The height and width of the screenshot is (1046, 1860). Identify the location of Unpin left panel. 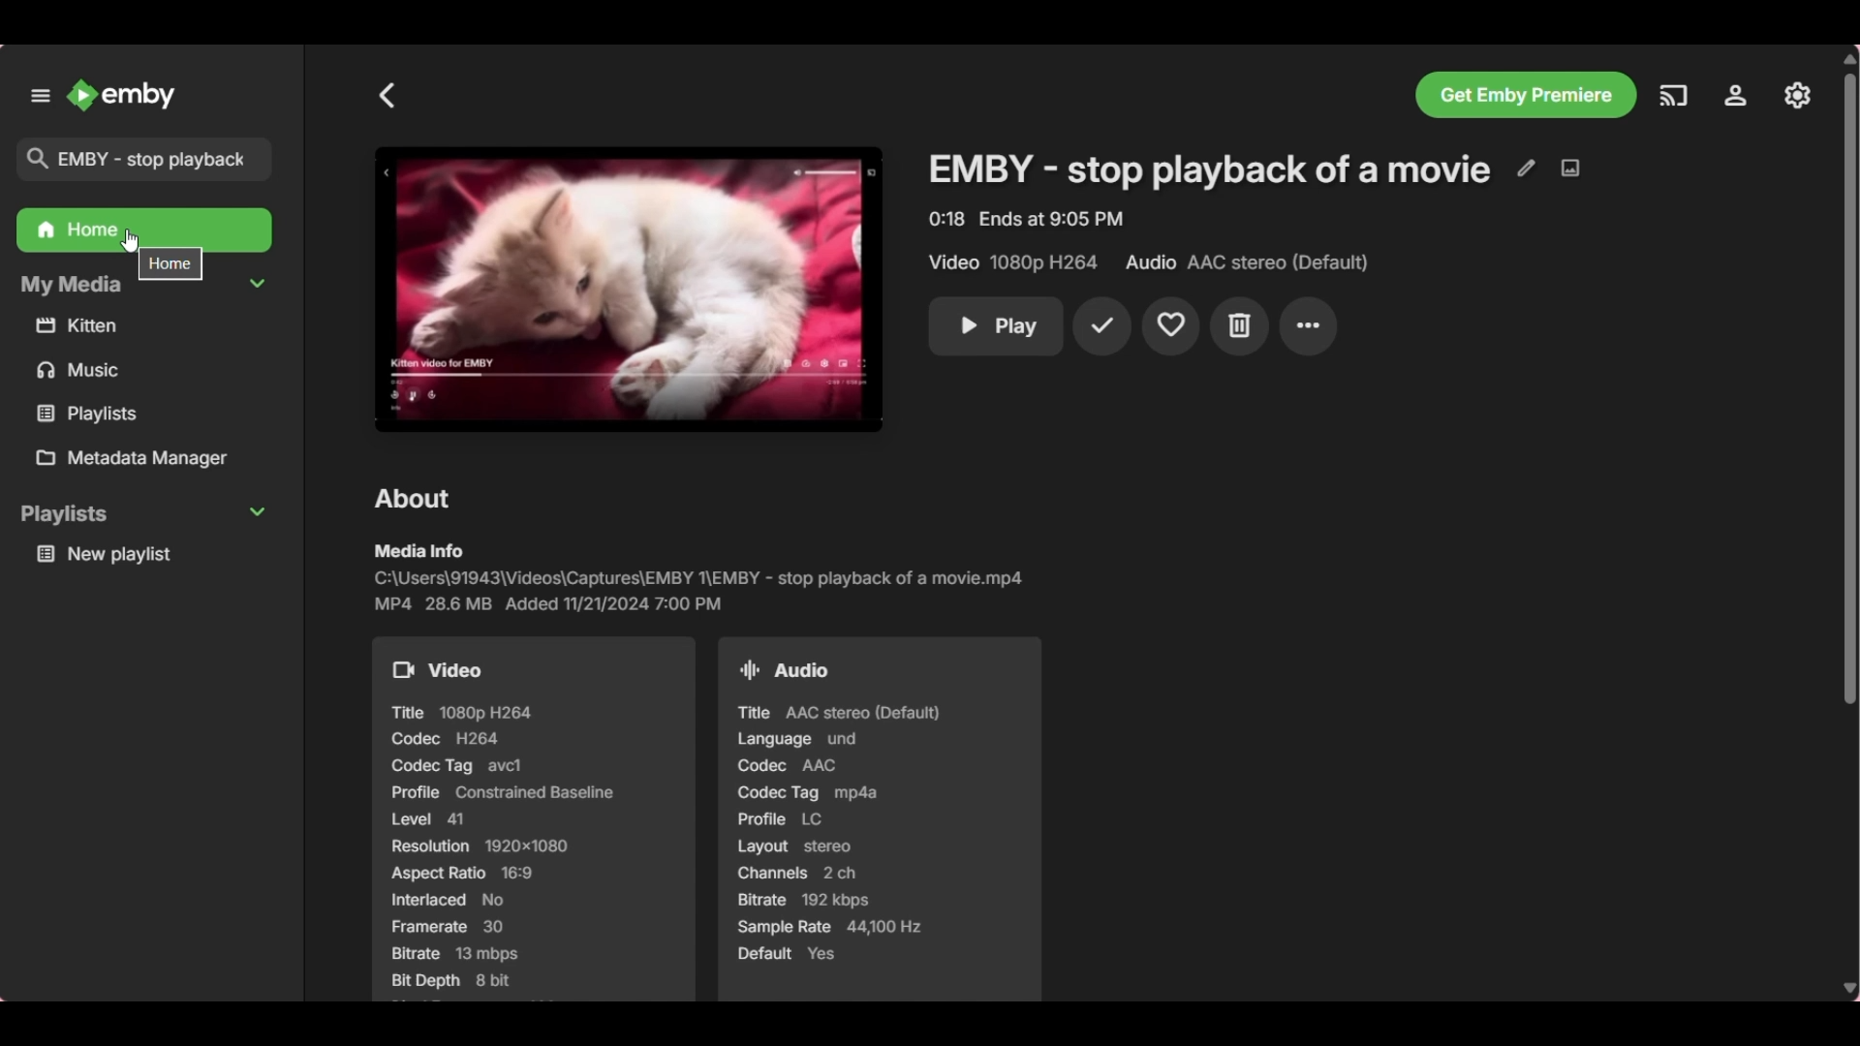
(40, 96).